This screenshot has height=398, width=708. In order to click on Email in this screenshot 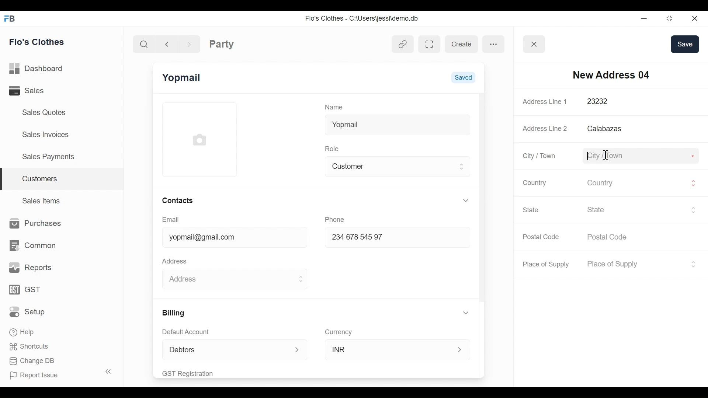, I will do `click(171, 220)`.